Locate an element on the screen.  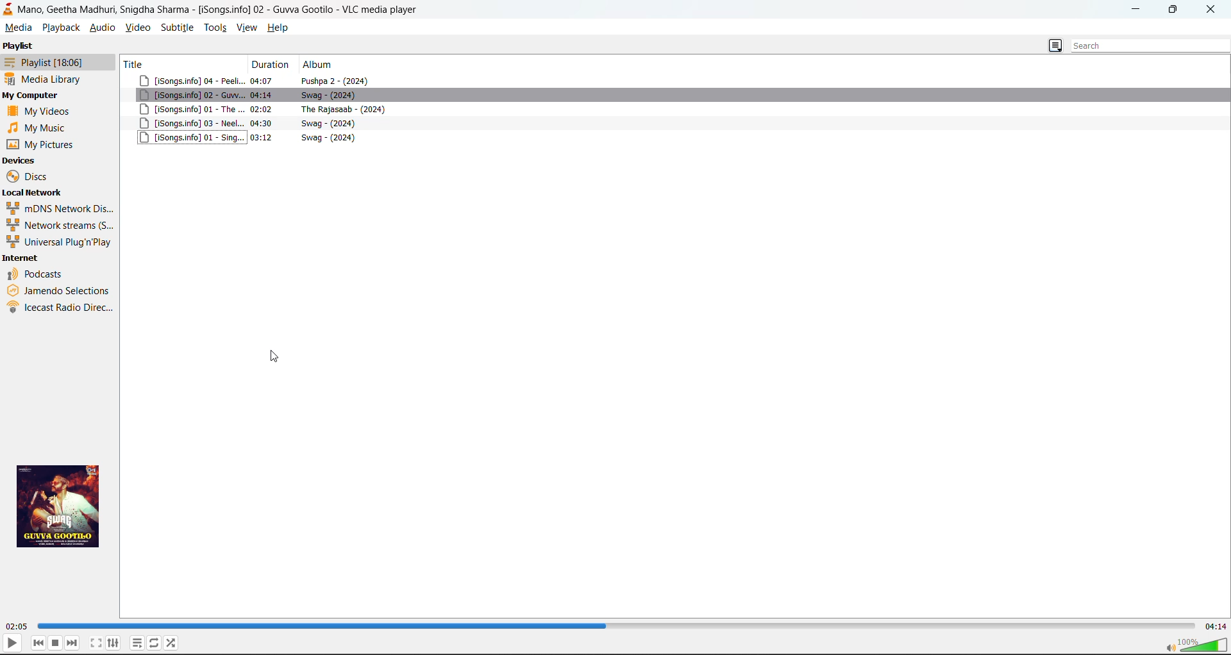
tools is located at coordinates (215, 27).